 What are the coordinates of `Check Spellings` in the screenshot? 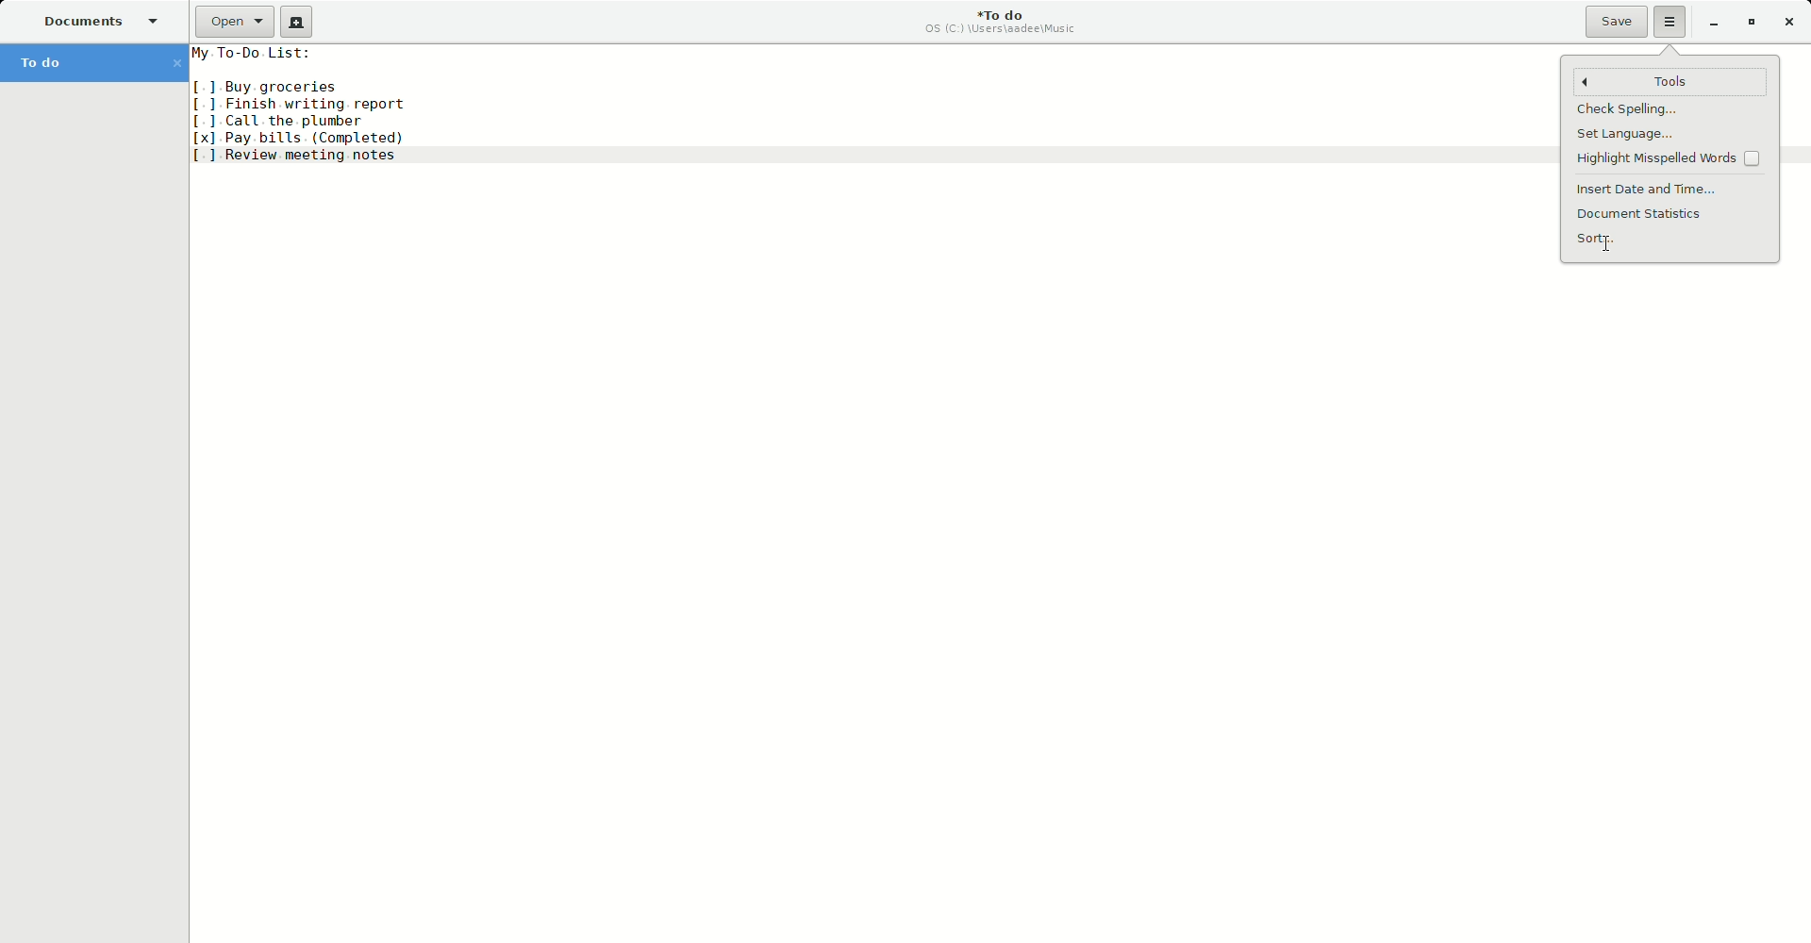 It's located at (1647, 108).